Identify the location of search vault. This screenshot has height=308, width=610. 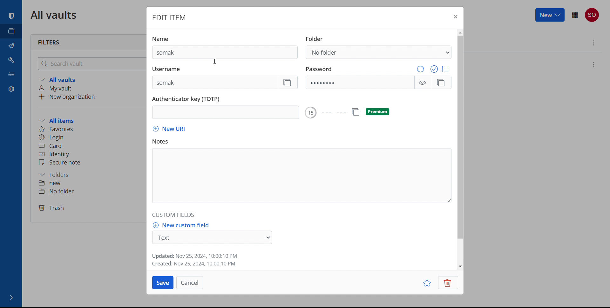
(92, 64).